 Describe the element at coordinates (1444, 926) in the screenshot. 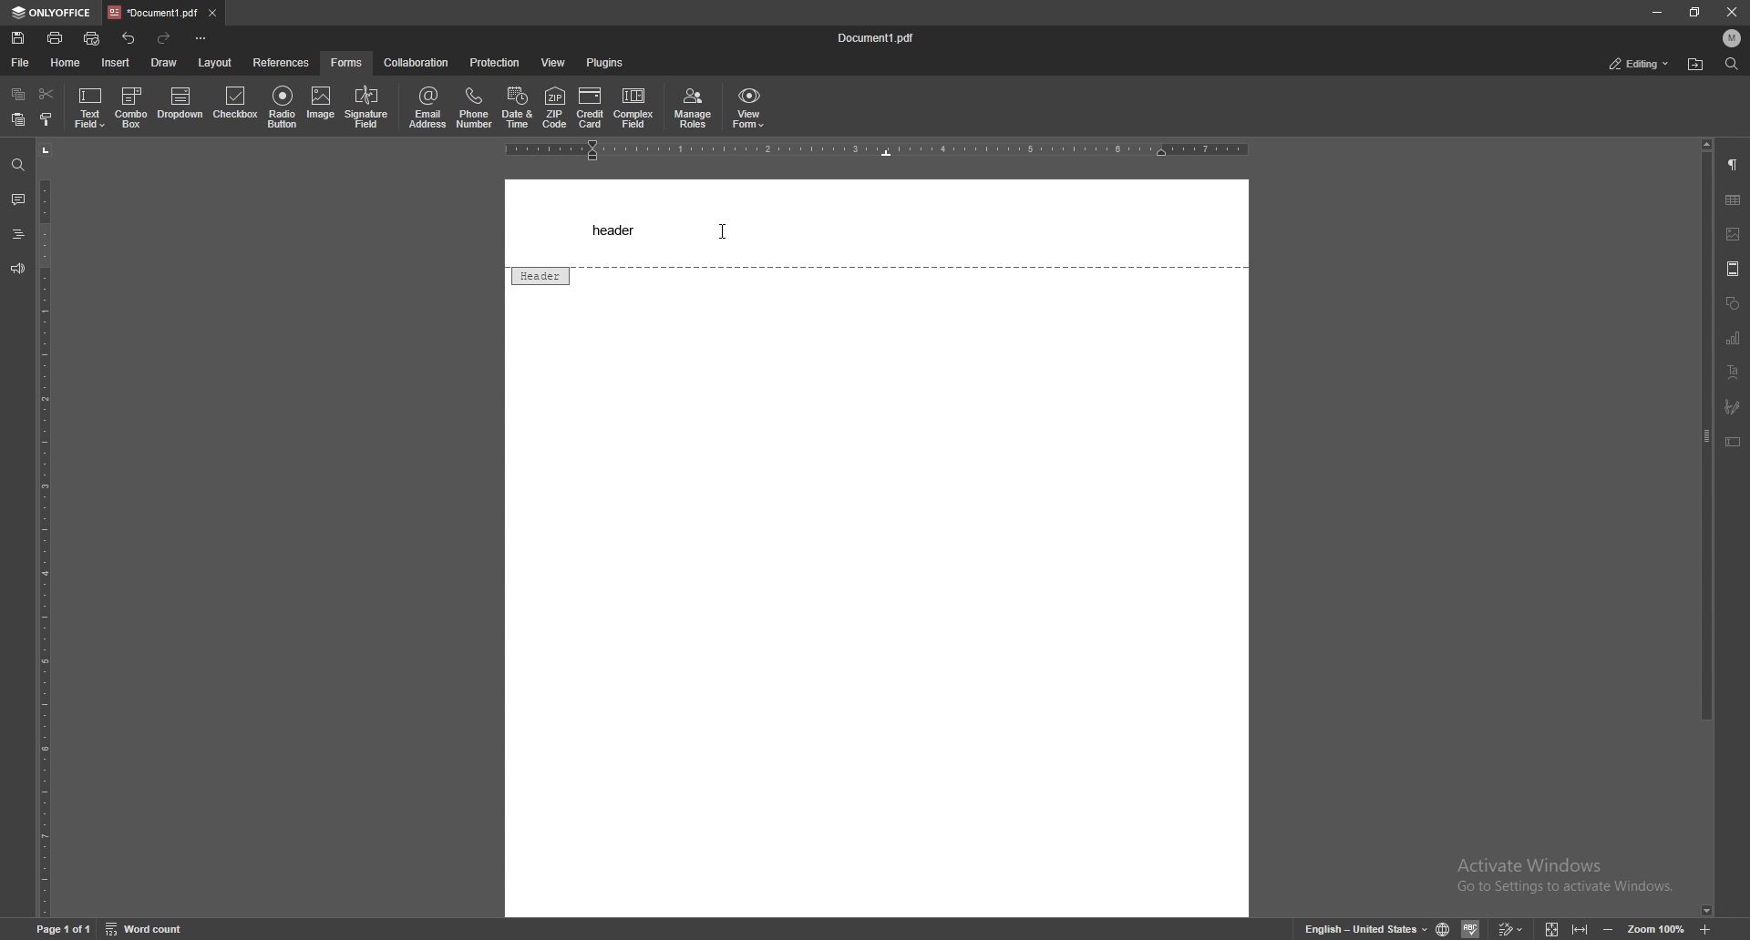

I see `change doc language` at that location.